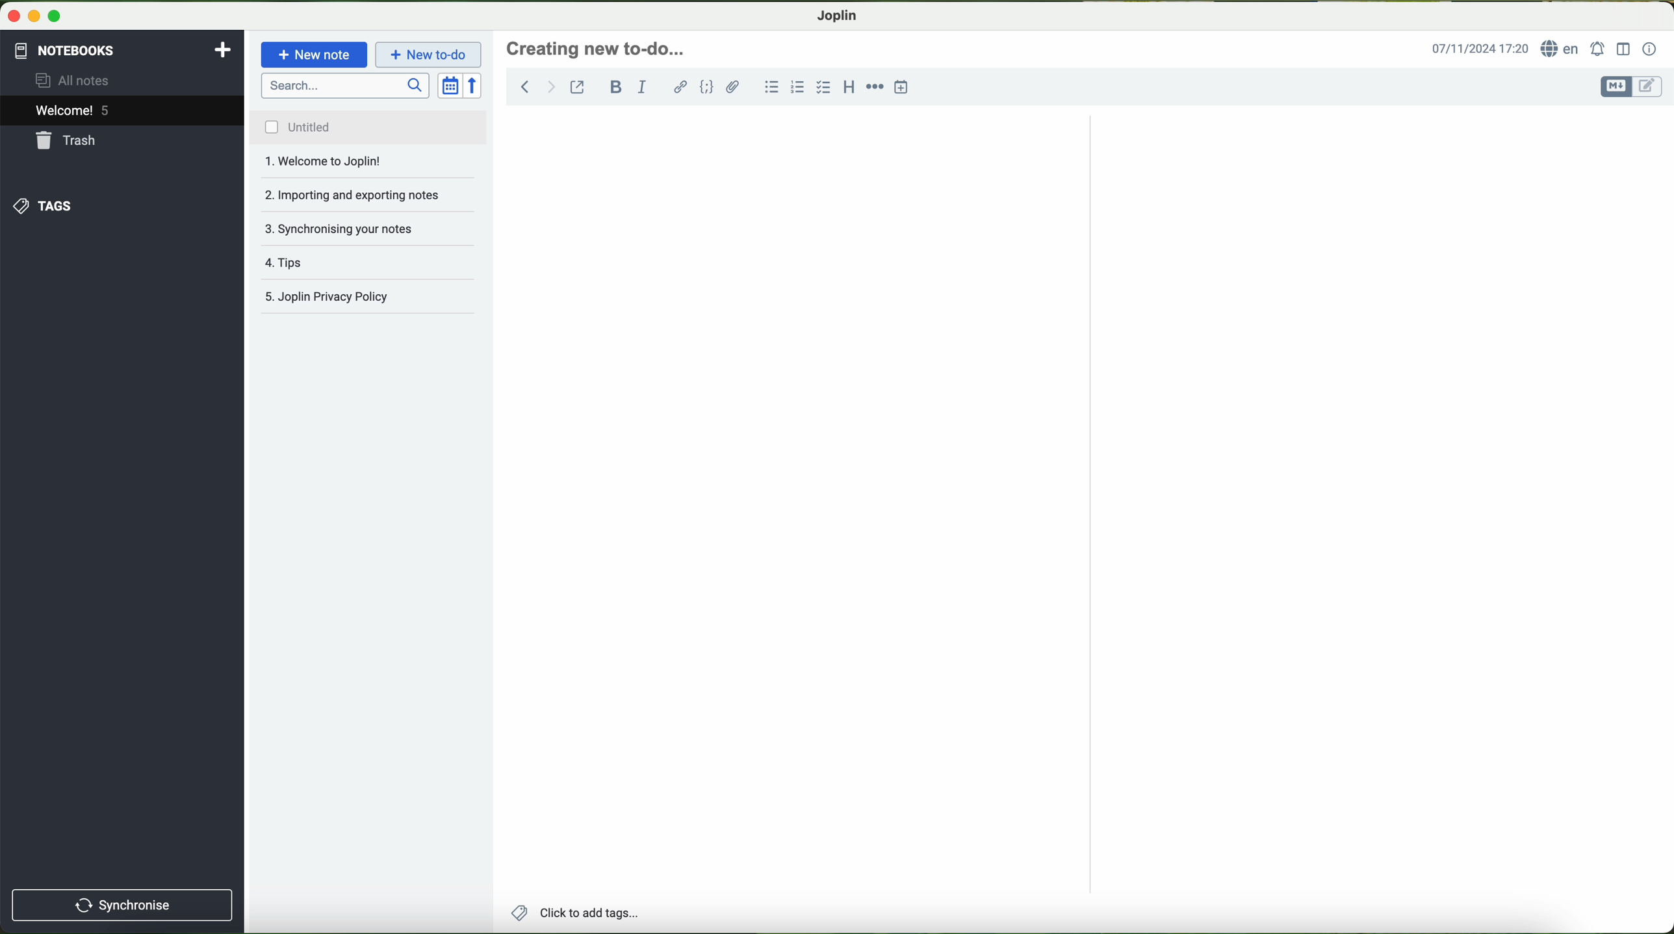 This screenshot has width=1674, height=934. Describe the element at coordinates (902, 86) in the screenshot. I see `insert time` at that location.